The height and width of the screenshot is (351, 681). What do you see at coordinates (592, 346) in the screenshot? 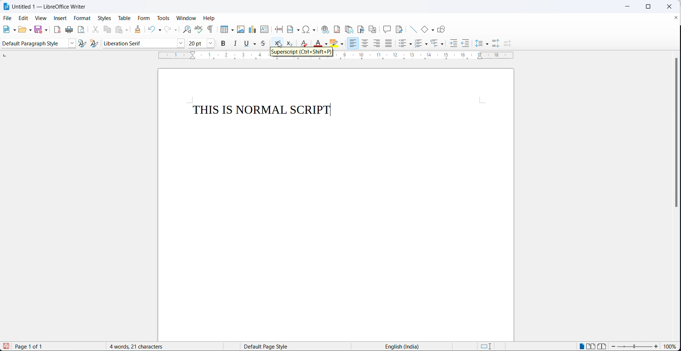
I see `multipage view` at bounding box center [592, 346].